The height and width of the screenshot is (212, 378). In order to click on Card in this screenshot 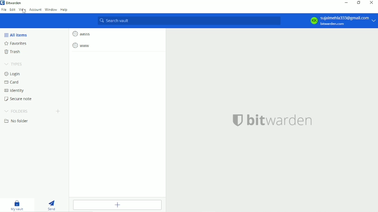, I will do `click(12, 81)`.